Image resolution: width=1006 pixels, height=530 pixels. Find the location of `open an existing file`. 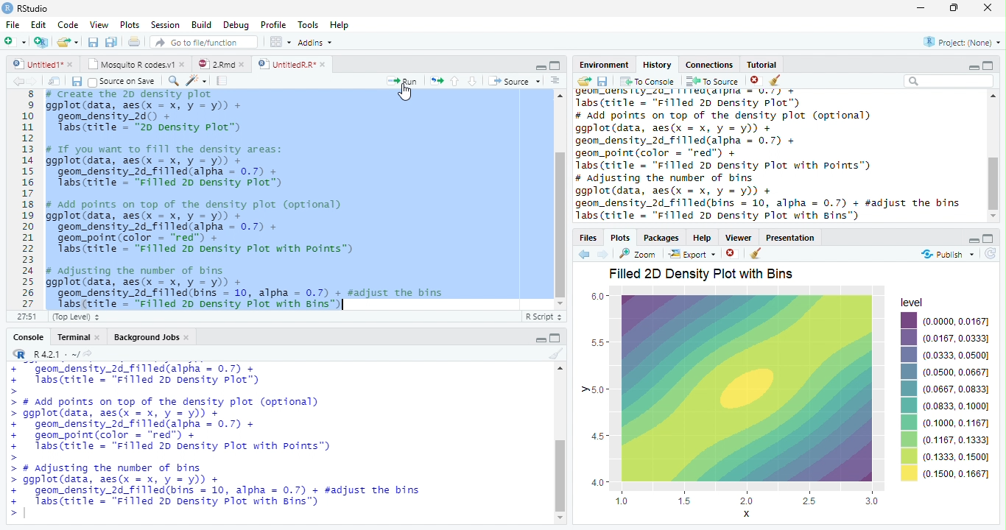

open an existing file is located at coordinates (66, 42).